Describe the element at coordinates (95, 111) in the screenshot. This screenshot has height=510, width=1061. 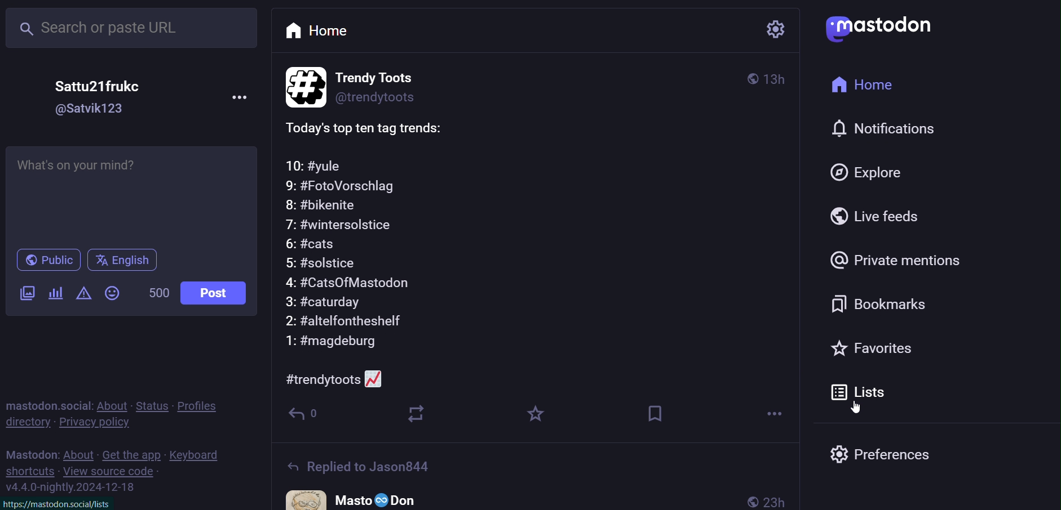
I see `@Satvik123` at that location.